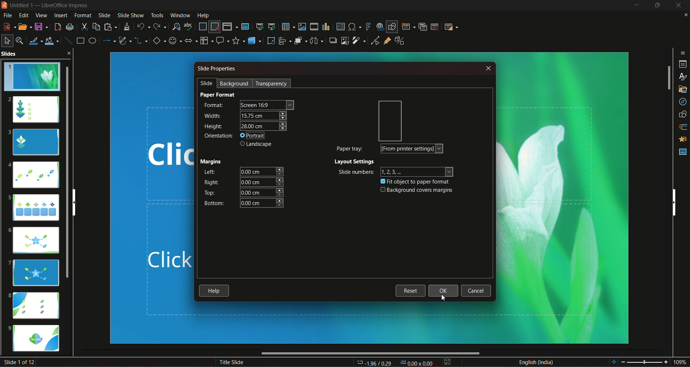 This screenshot has width=690, height=367. What do you see at coordinates (358, 41) in the screenshot?
I see `filter` at bounding box center [358, 41].